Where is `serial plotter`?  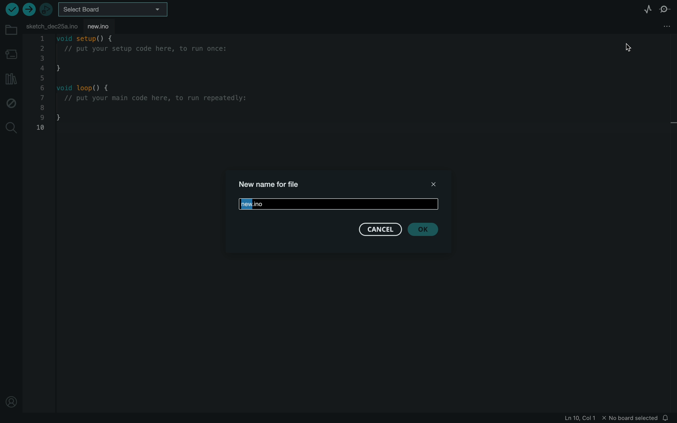
serial plotter is located at coordinates (643, 10).